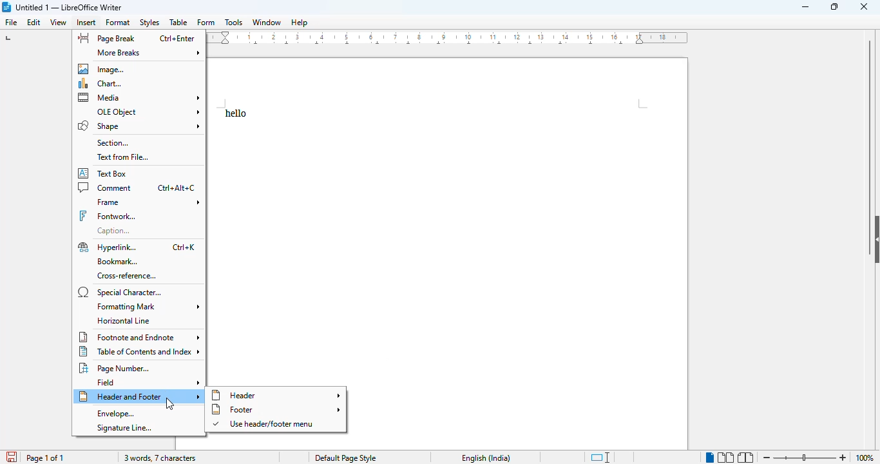 This screenshot has width=880, height=464. Describe the element at coordinates (265, 424) in the screenshot. I see `use header/footer menu` at that location.